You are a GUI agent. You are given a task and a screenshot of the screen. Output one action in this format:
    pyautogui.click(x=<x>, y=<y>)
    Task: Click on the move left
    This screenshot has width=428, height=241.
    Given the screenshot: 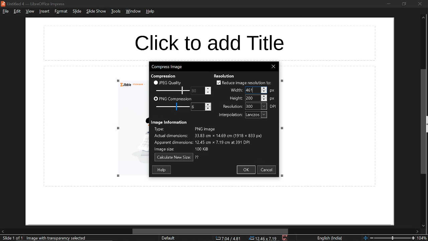 What is the action you would take?
    pyautogui.click(x=3, y=232)
    